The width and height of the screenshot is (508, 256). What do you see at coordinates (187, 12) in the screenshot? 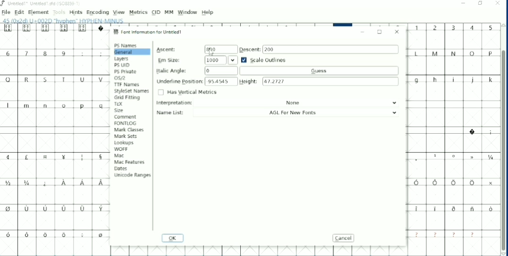
I see `Window` at bounding box center [187, 12].